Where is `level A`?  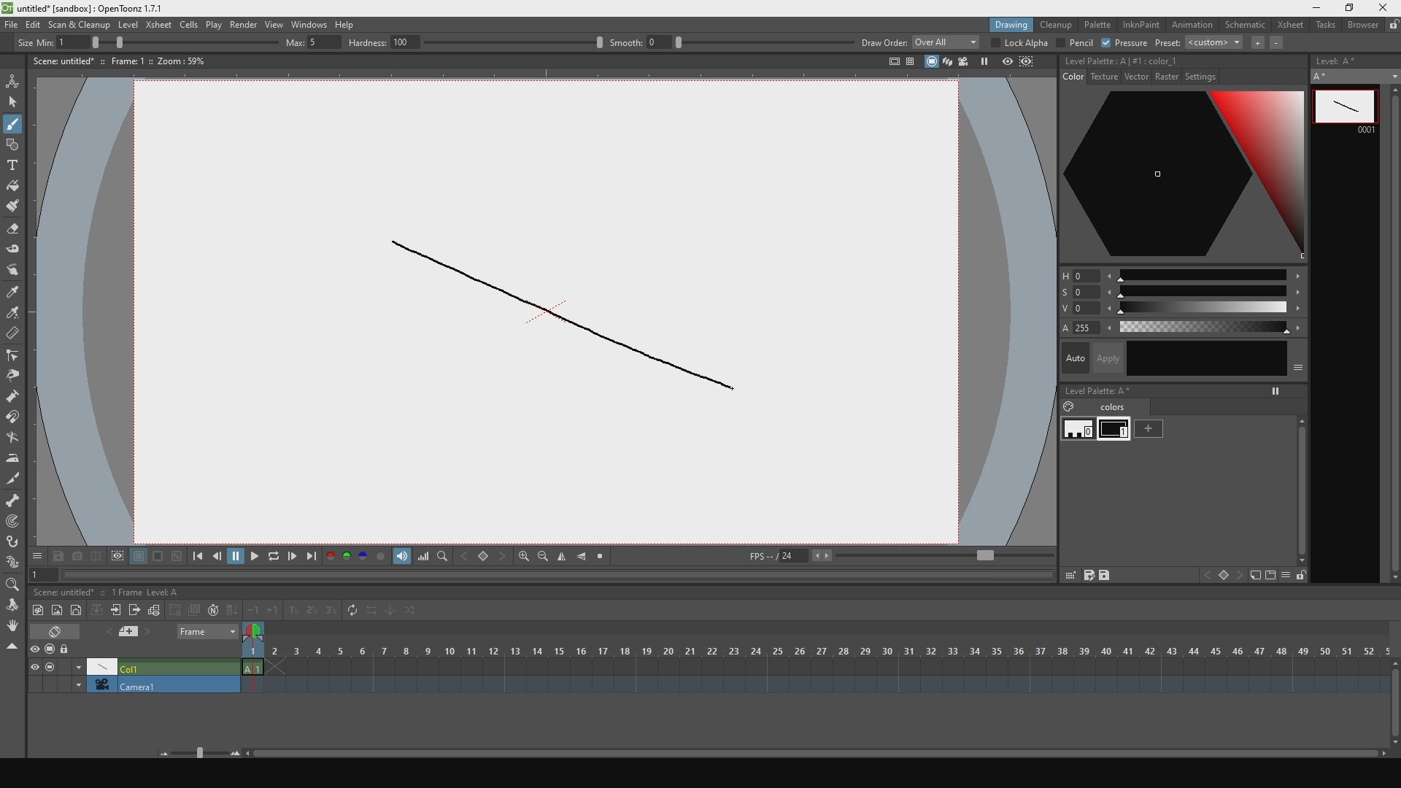 level A is located at coordinates (1354, 61).